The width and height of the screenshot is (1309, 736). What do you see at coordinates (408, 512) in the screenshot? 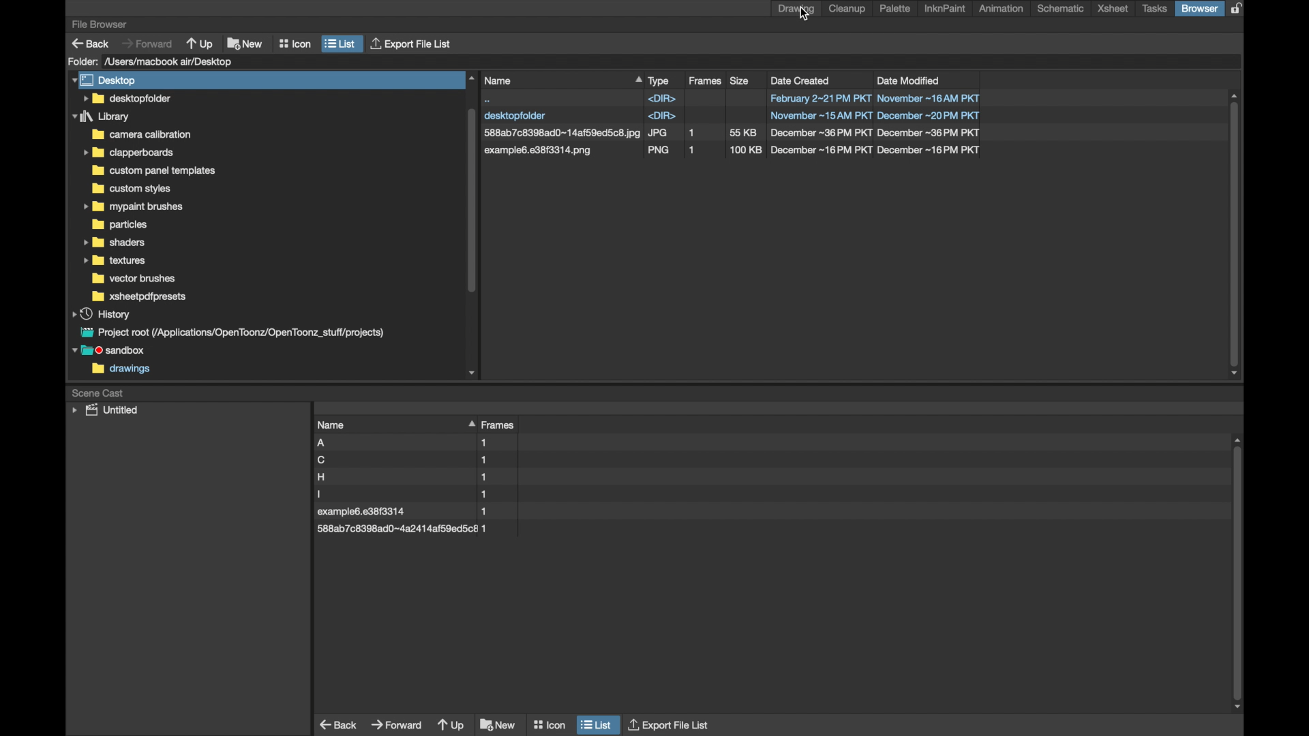
I see `file` at bounding box center [408, 512].